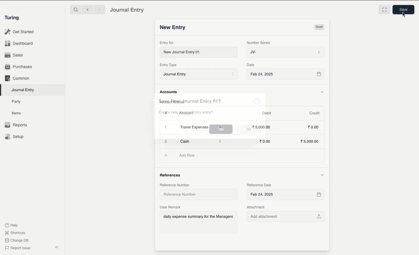 Image resolution: width=419 pixels, height=255 pixels. I want to click on Date, so click(251, 65).